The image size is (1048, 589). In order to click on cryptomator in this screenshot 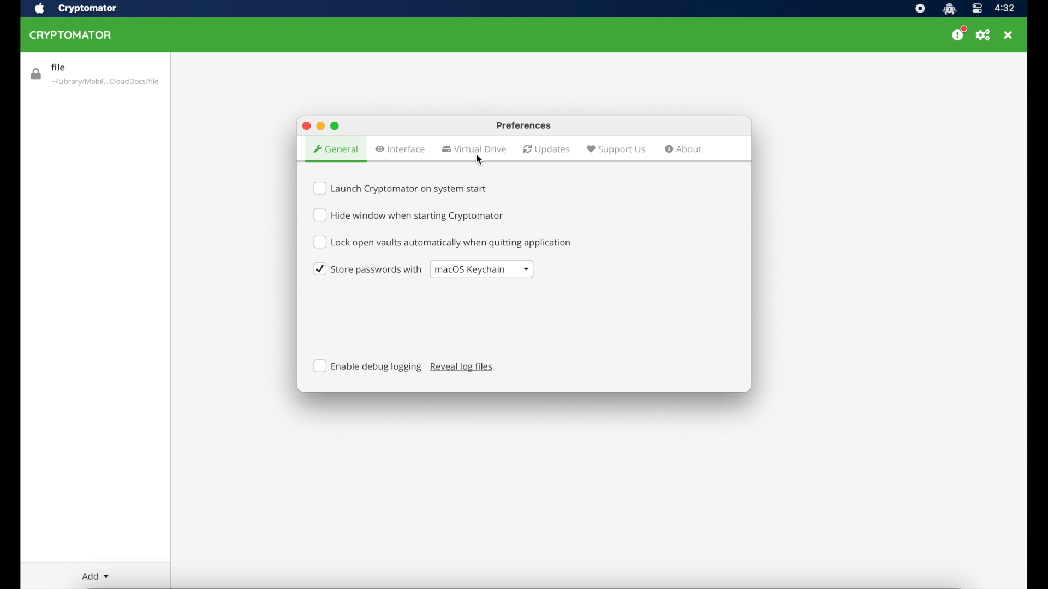, I will do `click(949, 9)`.